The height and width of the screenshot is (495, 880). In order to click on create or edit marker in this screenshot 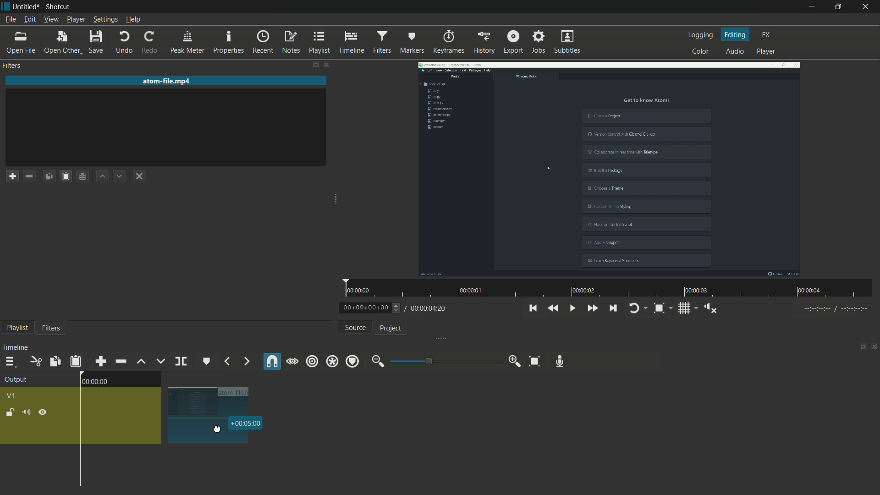, I will do `click(205, 361)`.